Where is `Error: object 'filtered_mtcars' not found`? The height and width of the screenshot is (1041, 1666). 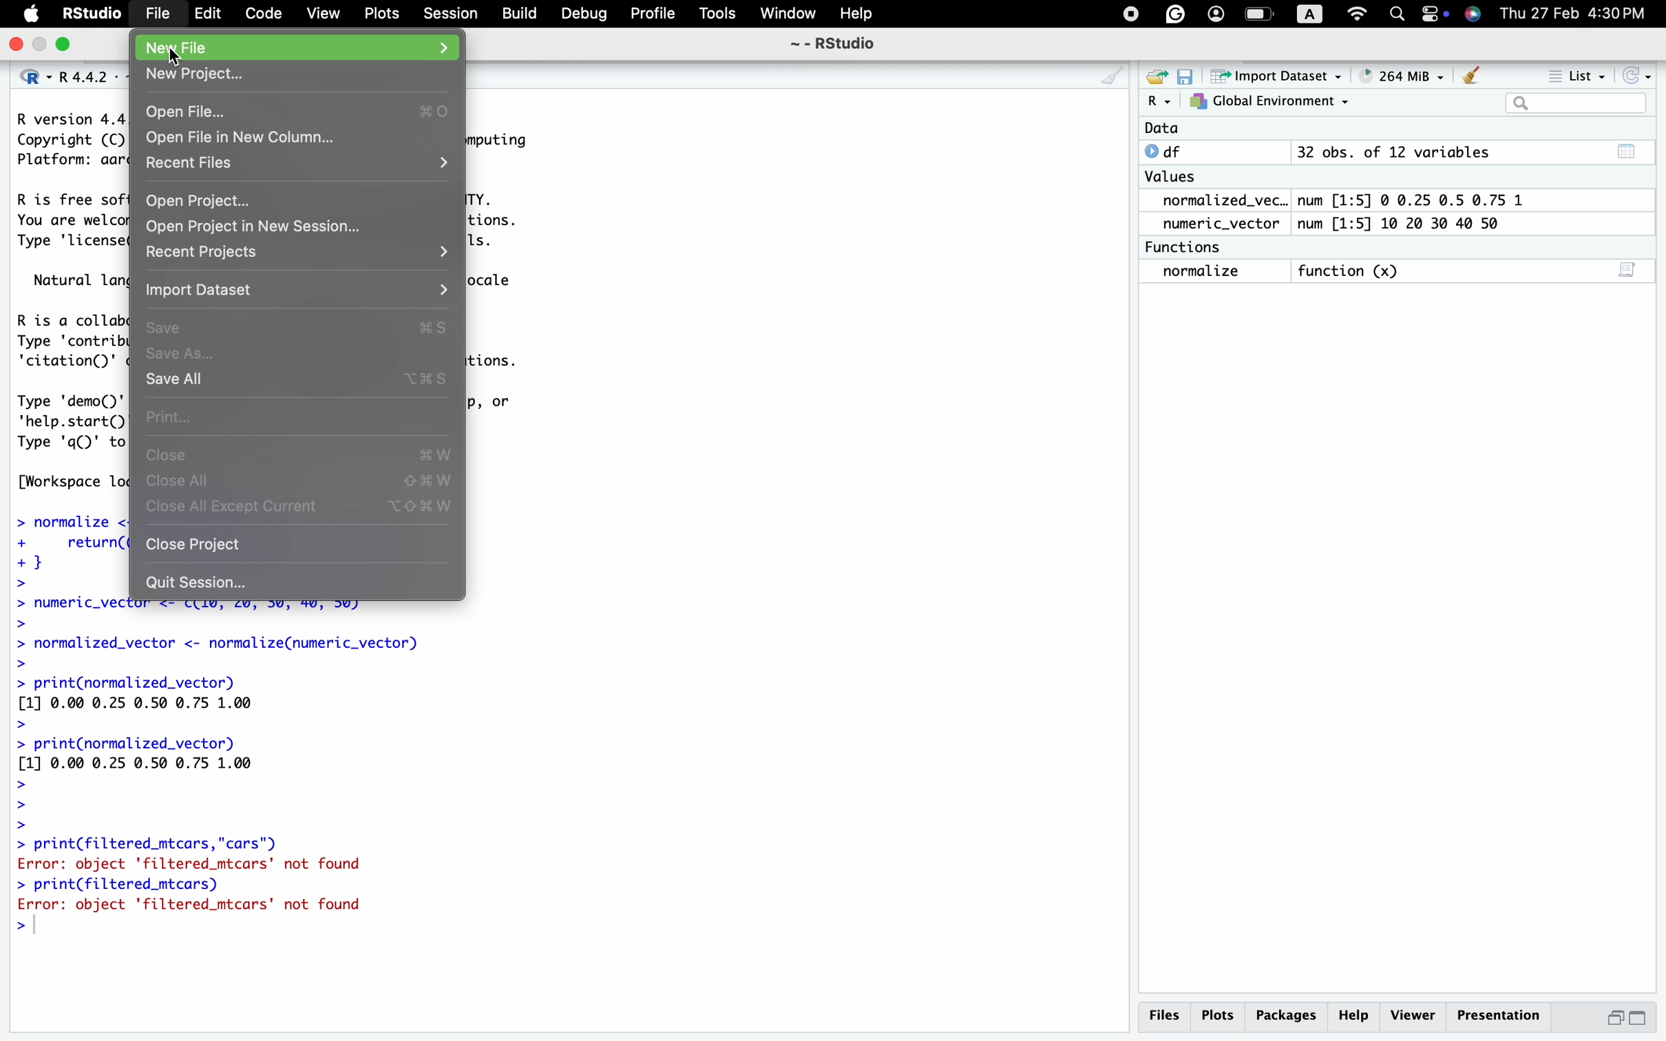 Error: object 'filtered_mtcars' not found is located at coordinates (196, 907).